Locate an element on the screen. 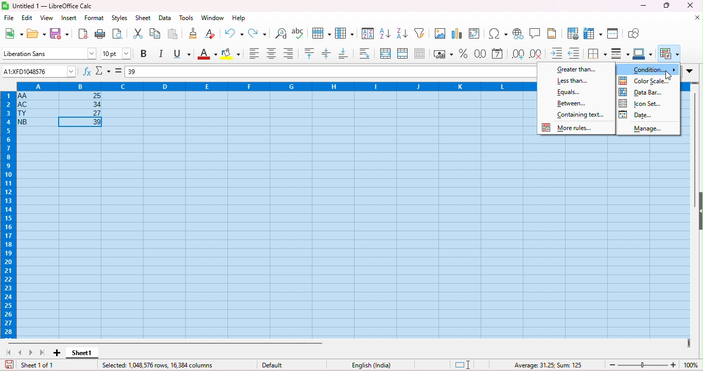 The height and width of the screenshot is (371, 703). font size is located at coordinates (116, 53).